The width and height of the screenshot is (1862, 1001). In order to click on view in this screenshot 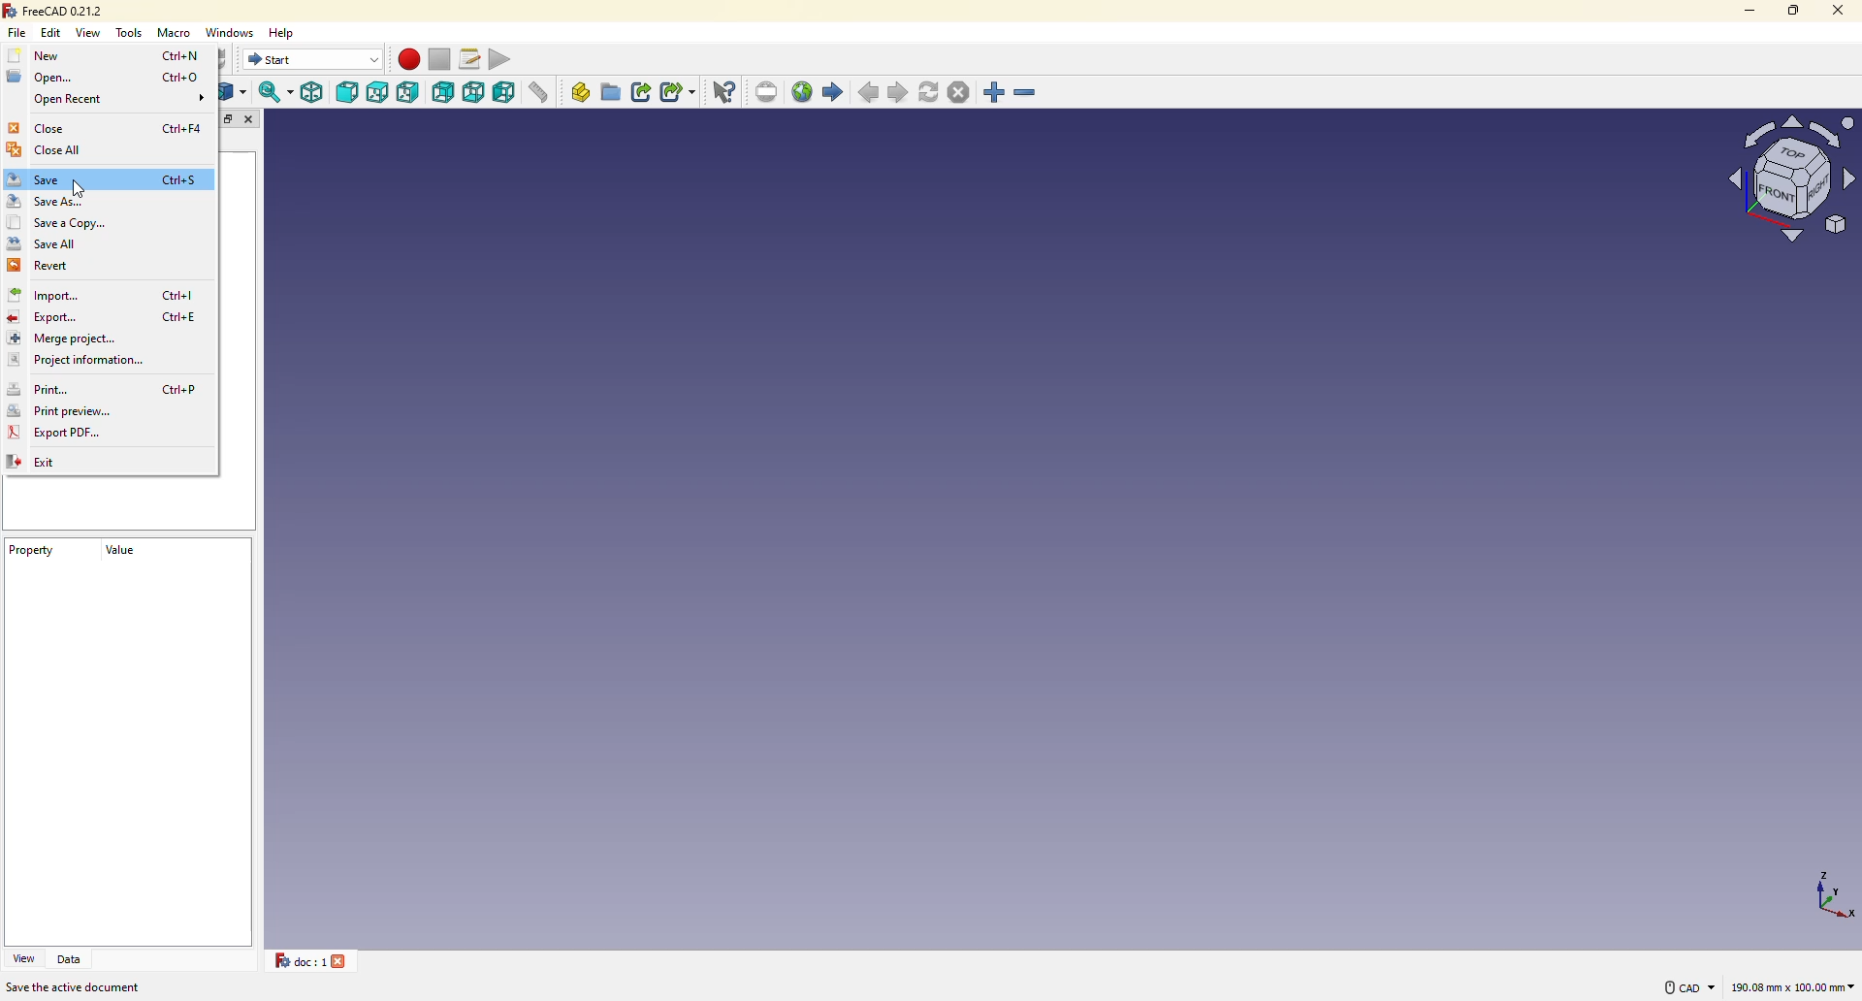, I will do `click(22, 958)`.